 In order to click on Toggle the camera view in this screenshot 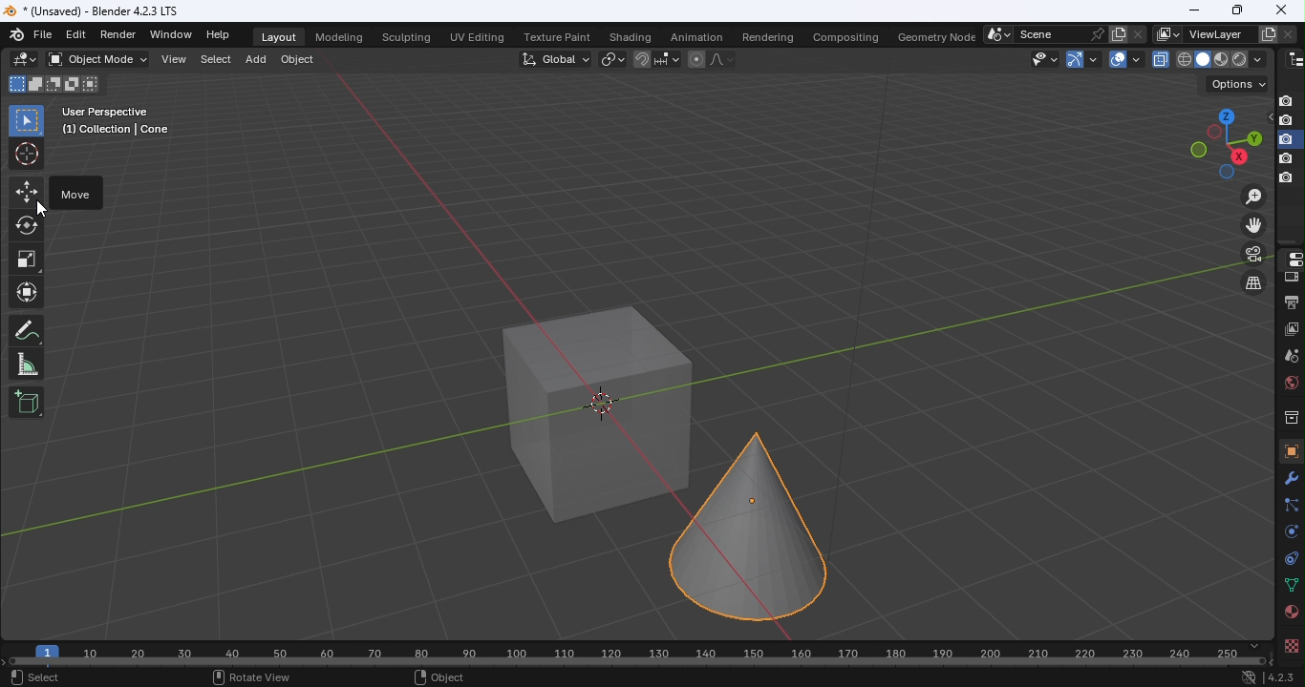, I will do `click(1255, 254)`.